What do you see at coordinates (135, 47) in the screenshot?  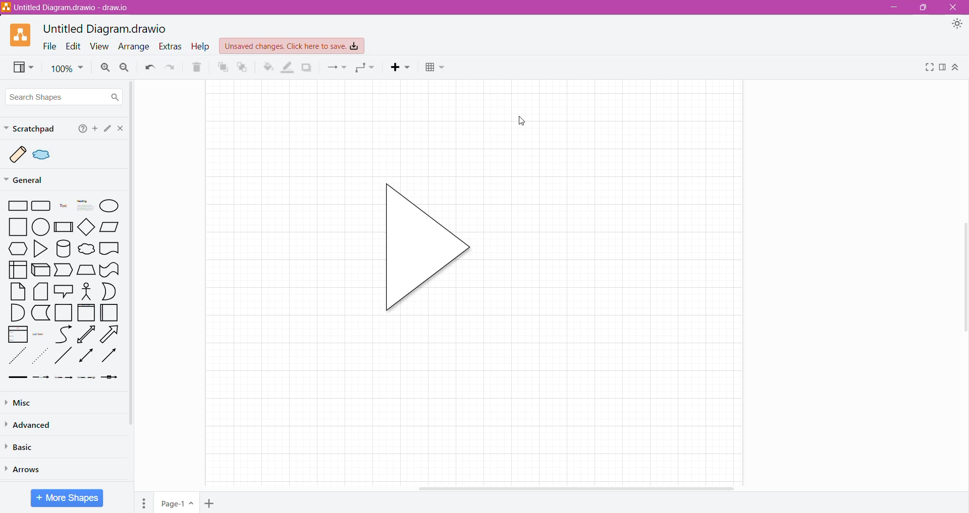 I see `Arrange` at bounding box center [135, 47].